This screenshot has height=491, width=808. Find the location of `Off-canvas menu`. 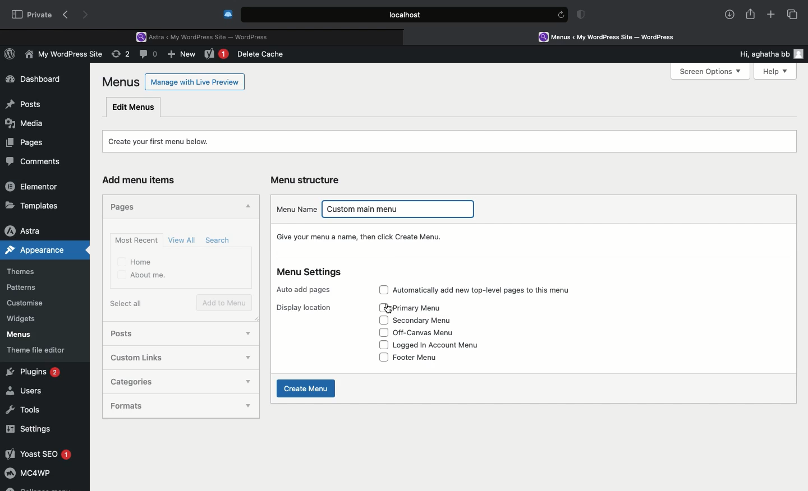

Off-canvas menu is located at coordinates (433, 332).